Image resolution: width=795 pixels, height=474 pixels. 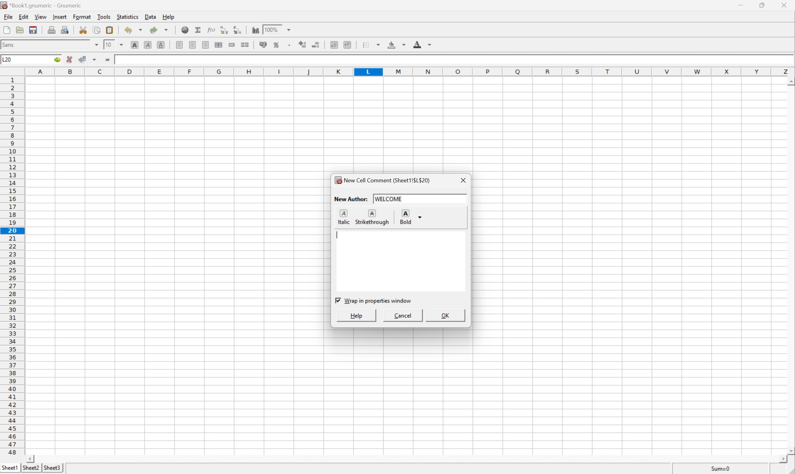 What do you see at coordinates (232, 45) in the screenshot?
I see `Merge a range of cells` at bounding box center [232, 45].